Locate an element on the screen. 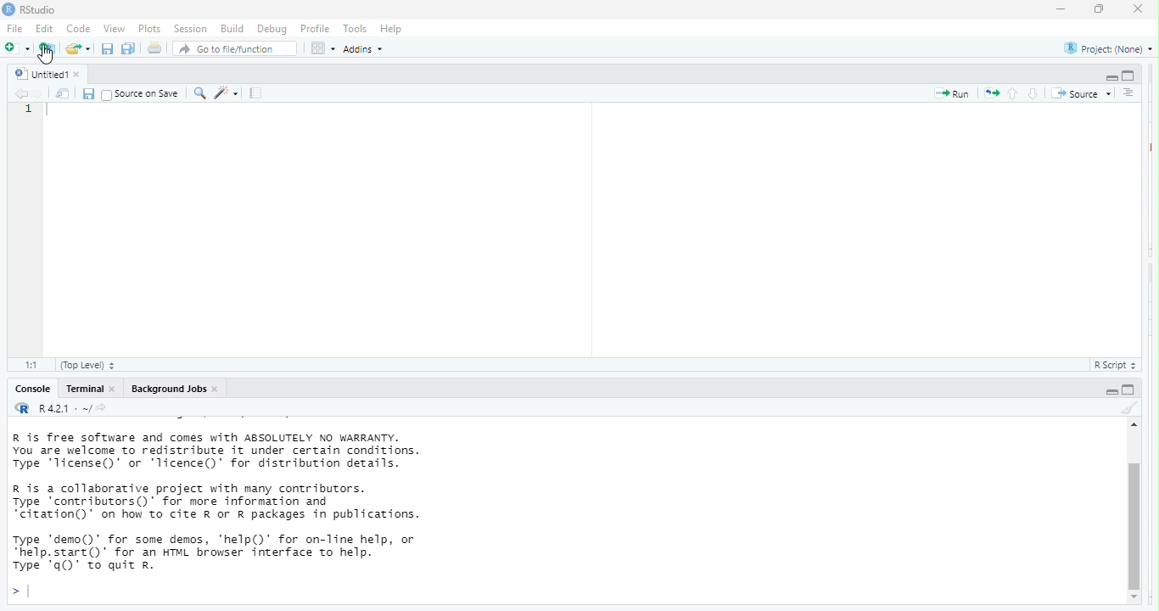 The height and width of the screenshot is (611, 1159). 1 is located at coordinates (29, 111).